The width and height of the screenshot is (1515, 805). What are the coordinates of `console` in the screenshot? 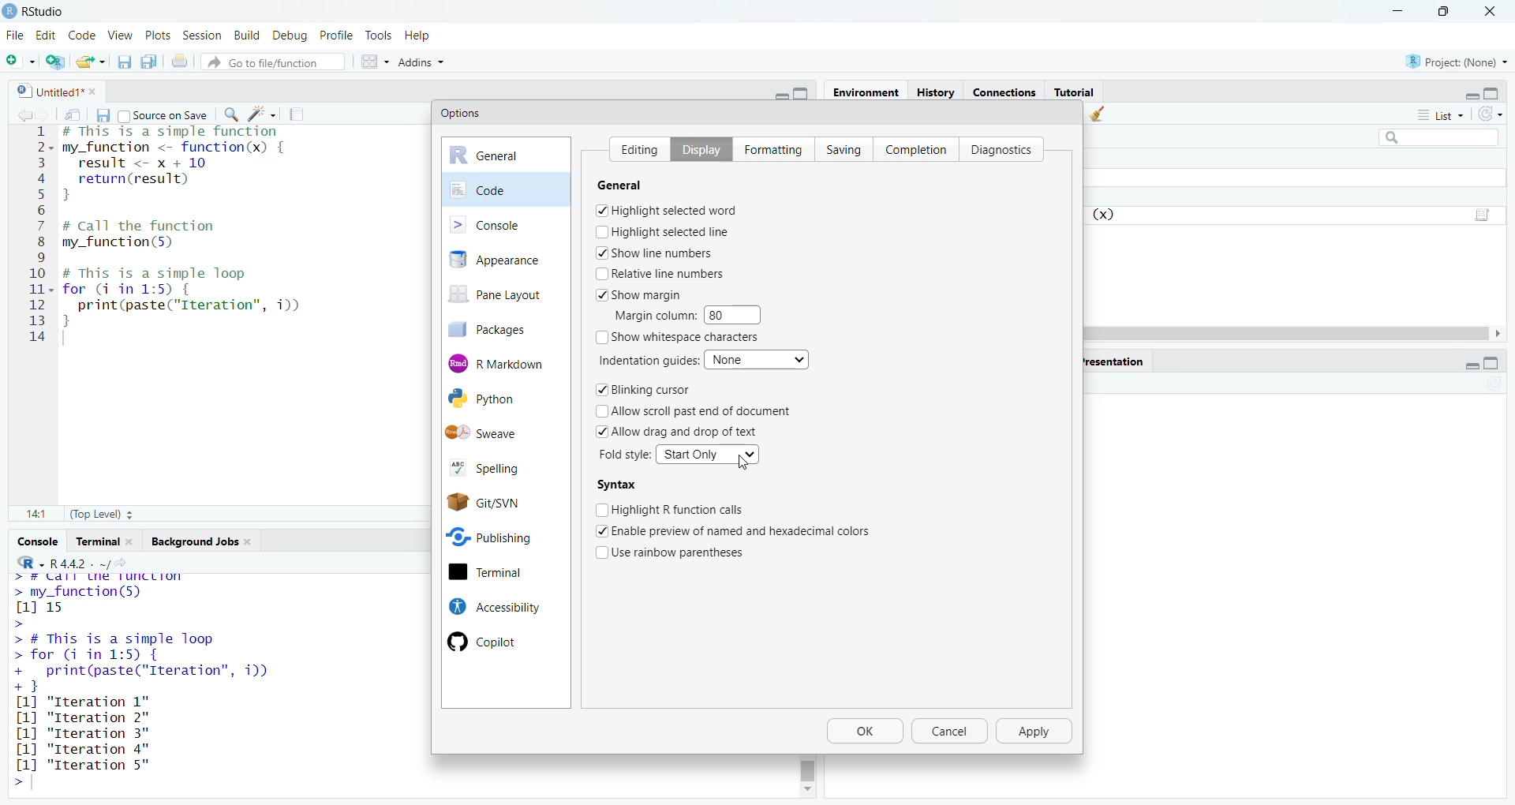 It's located at (36, 541).